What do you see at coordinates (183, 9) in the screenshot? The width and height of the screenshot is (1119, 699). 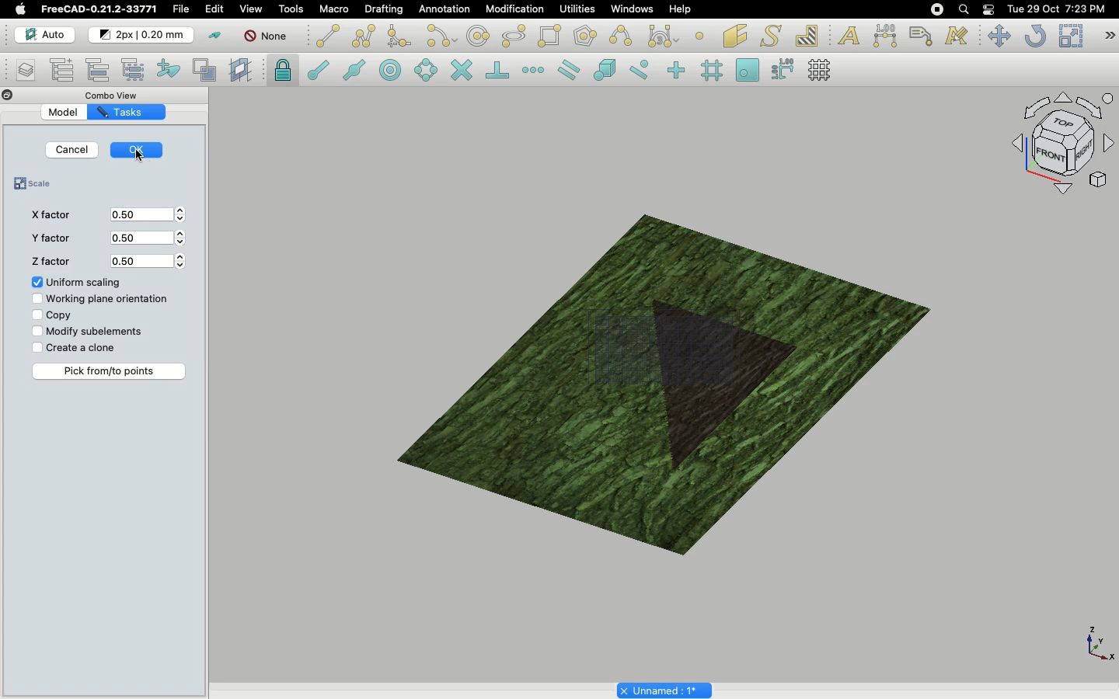 I see `File` at bounding box center [183, 9].